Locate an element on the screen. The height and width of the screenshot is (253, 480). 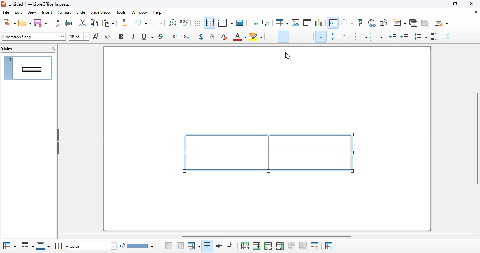
window is located at coordinates (140, 12).